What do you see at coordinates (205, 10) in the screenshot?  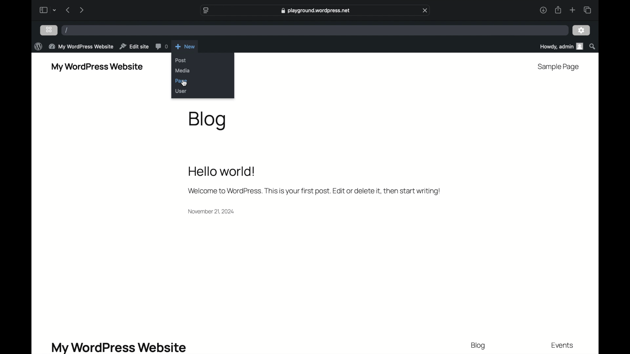 I see `website settings` at bounding box center [205, 10].